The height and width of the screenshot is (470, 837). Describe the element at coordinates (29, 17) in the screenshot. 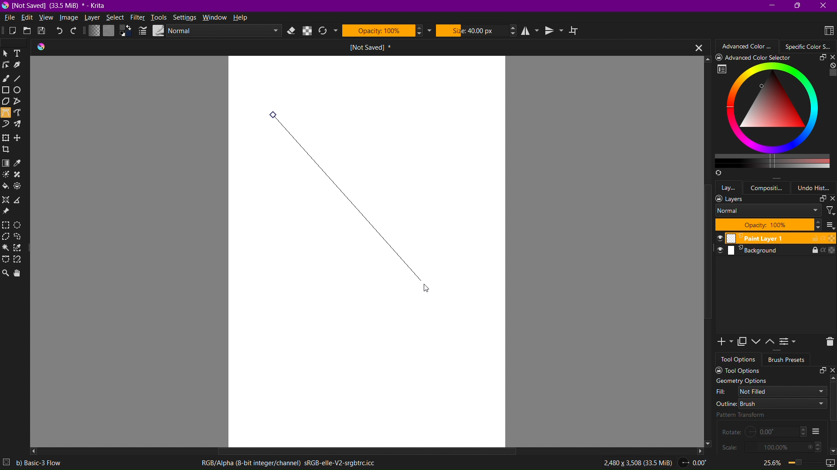

I see `Edit` at that location.